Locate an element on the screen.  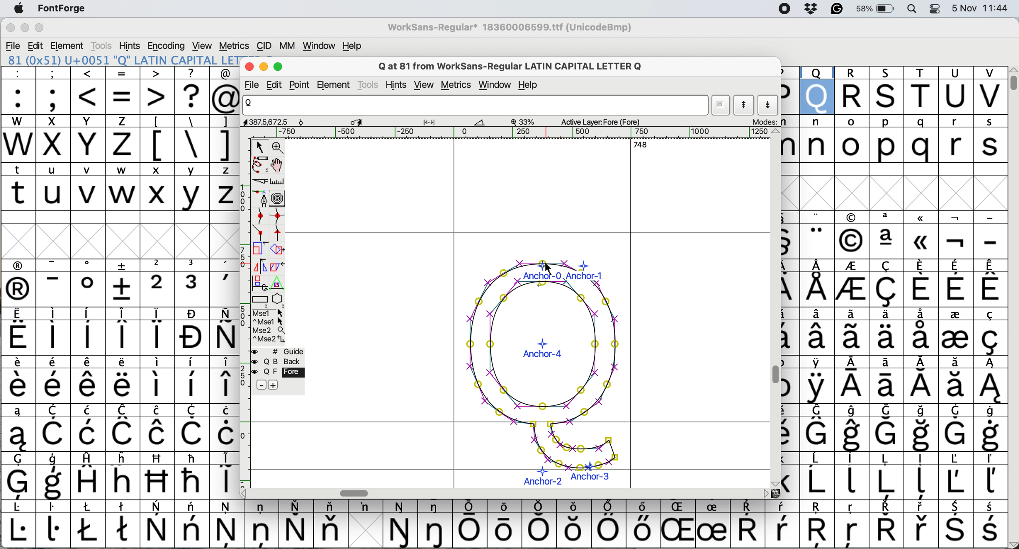
lowercase letters is located at coordinates (120, 170).